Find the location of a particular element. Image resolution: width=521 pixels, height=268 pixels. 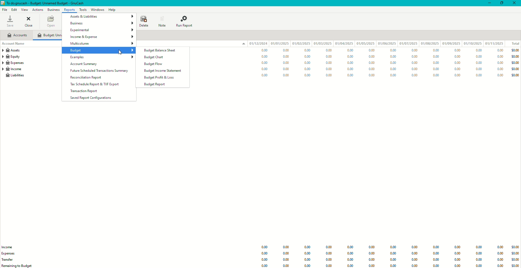

Expenses is located at coordinates (11, 253).